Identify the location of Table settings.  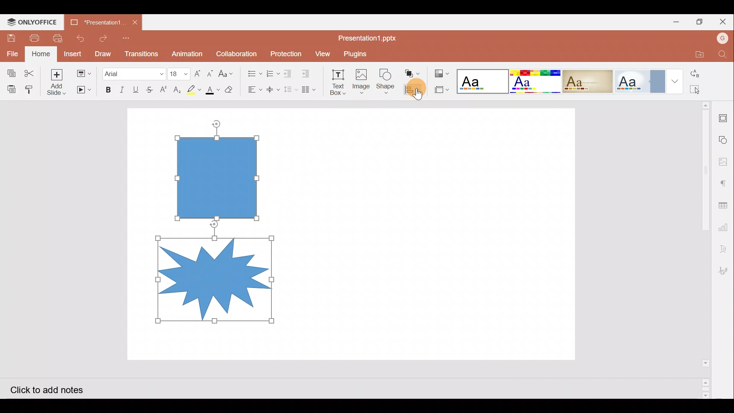
(726, 205).